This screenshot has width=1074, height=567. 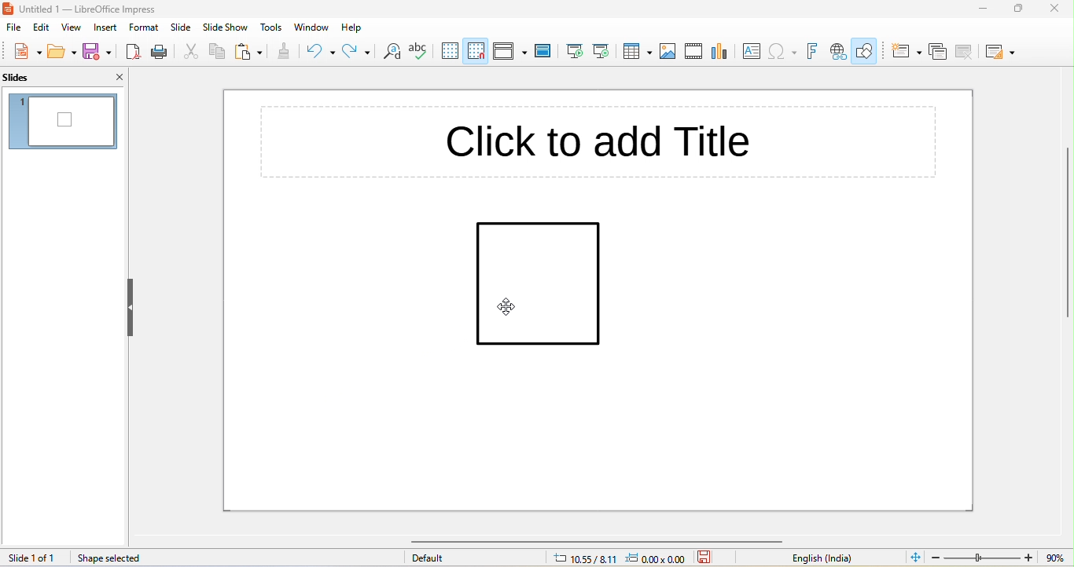 I want to click on maximize, so click(x=1019, y=9).